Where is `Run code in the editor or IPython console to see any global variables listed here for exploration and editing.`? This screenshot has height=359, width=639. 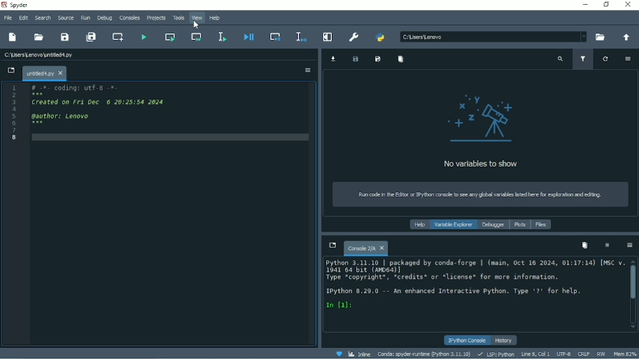
Run code in the editor or IPython console to see any global variables listed here for exploration and editing. is located at coordinates (482, 194).